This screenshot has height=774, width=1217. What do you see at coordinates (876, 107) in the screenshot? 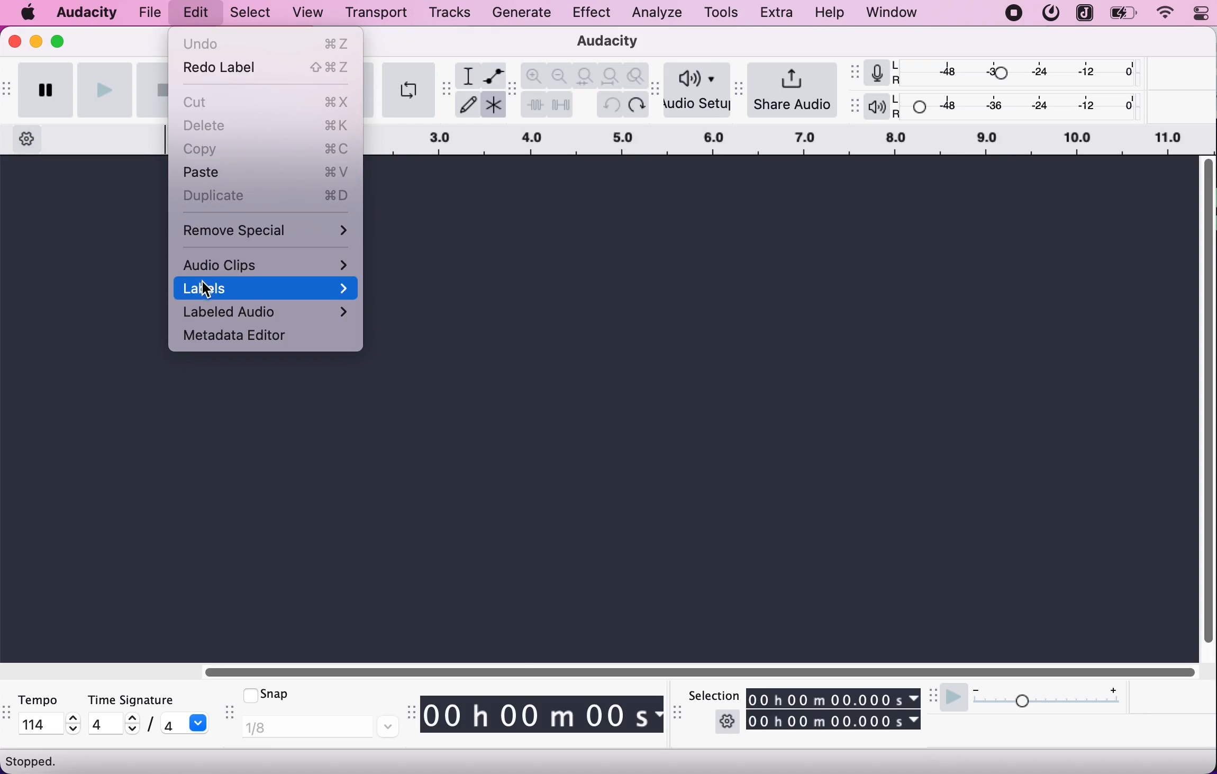
I see `playback meter` at bounding box center [876, 107].